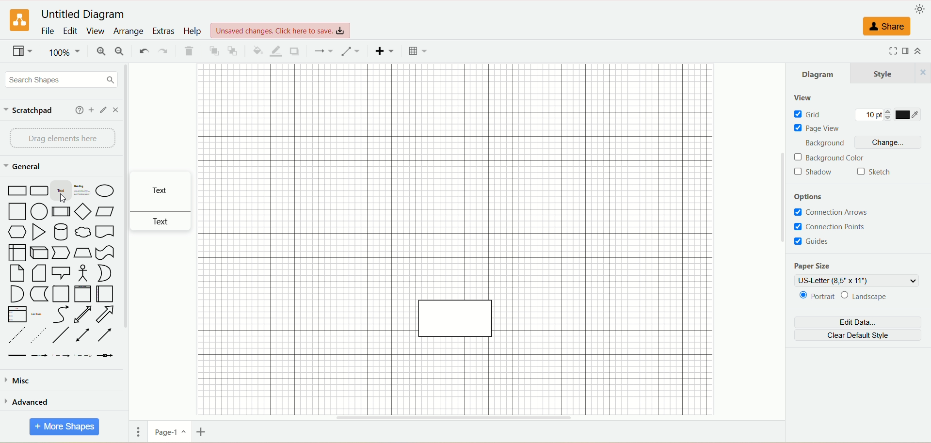 The image size is (931, 443). What do you see at coordinates (813, 297) in the screenshot?
I see `portrait` at bounding box center [813, 297].